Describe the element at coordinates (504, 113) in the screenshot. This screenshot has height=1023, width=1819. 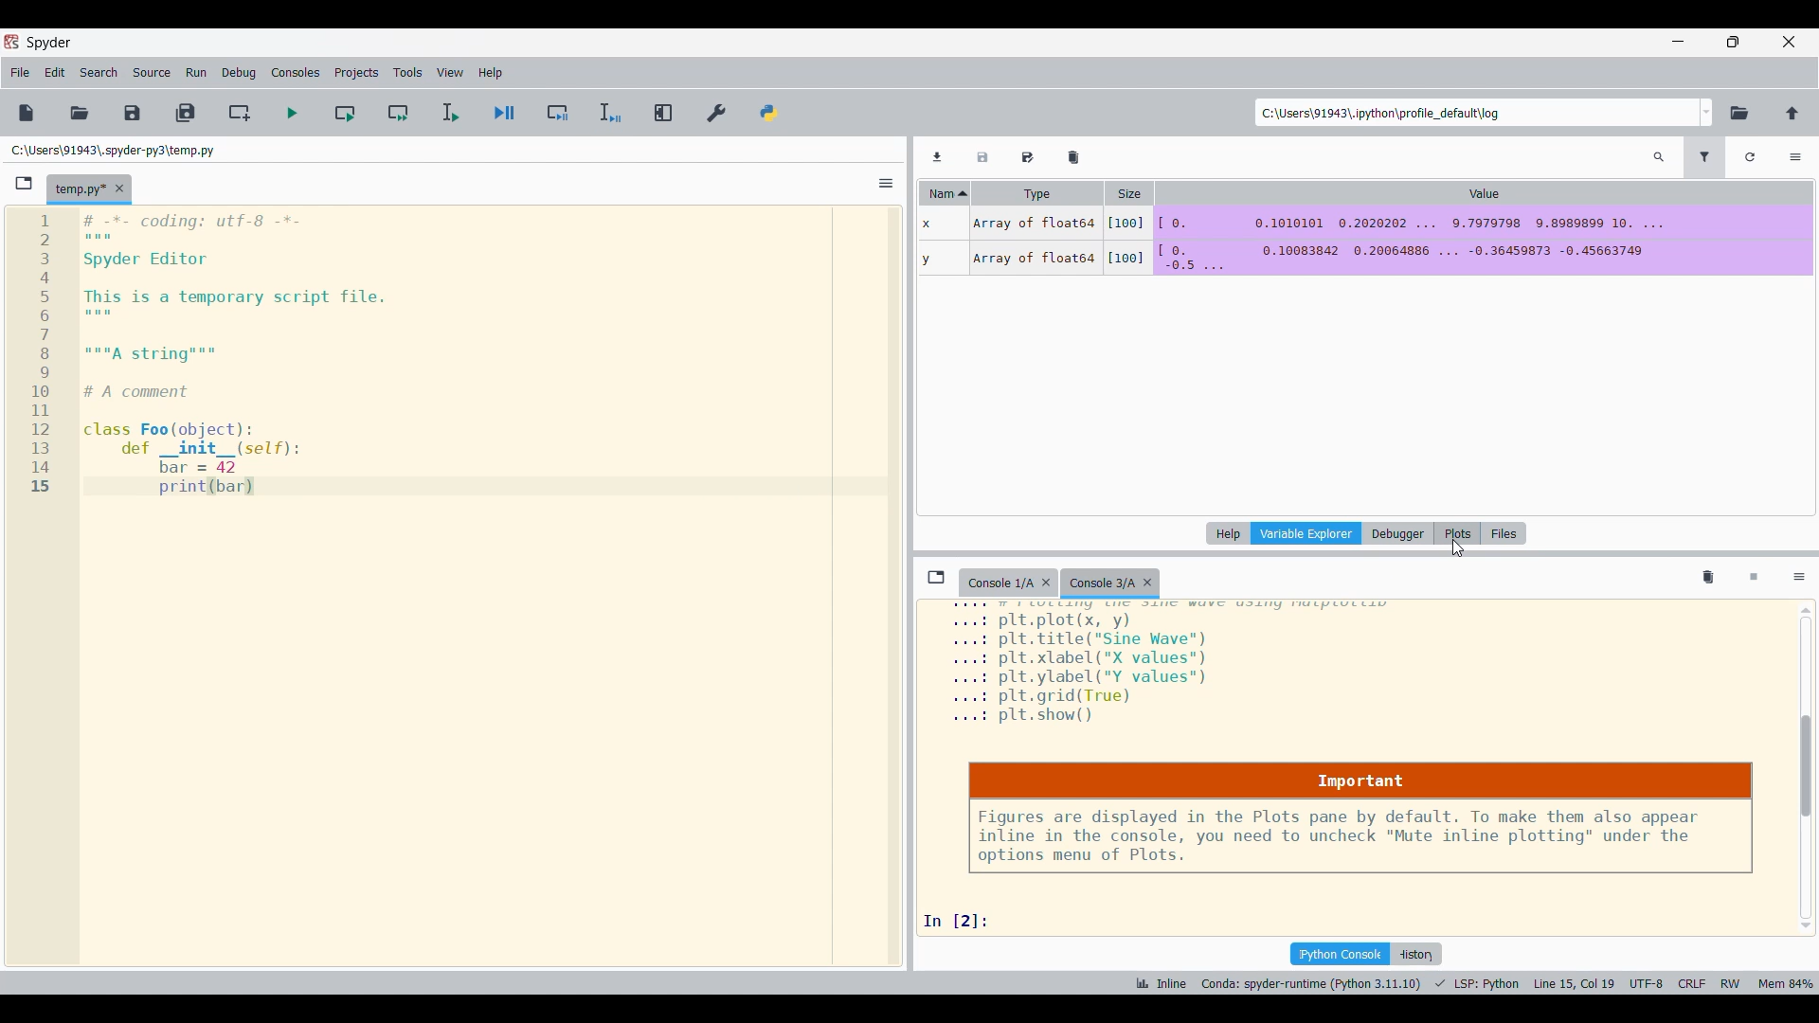
I see `Debug file` at that location.